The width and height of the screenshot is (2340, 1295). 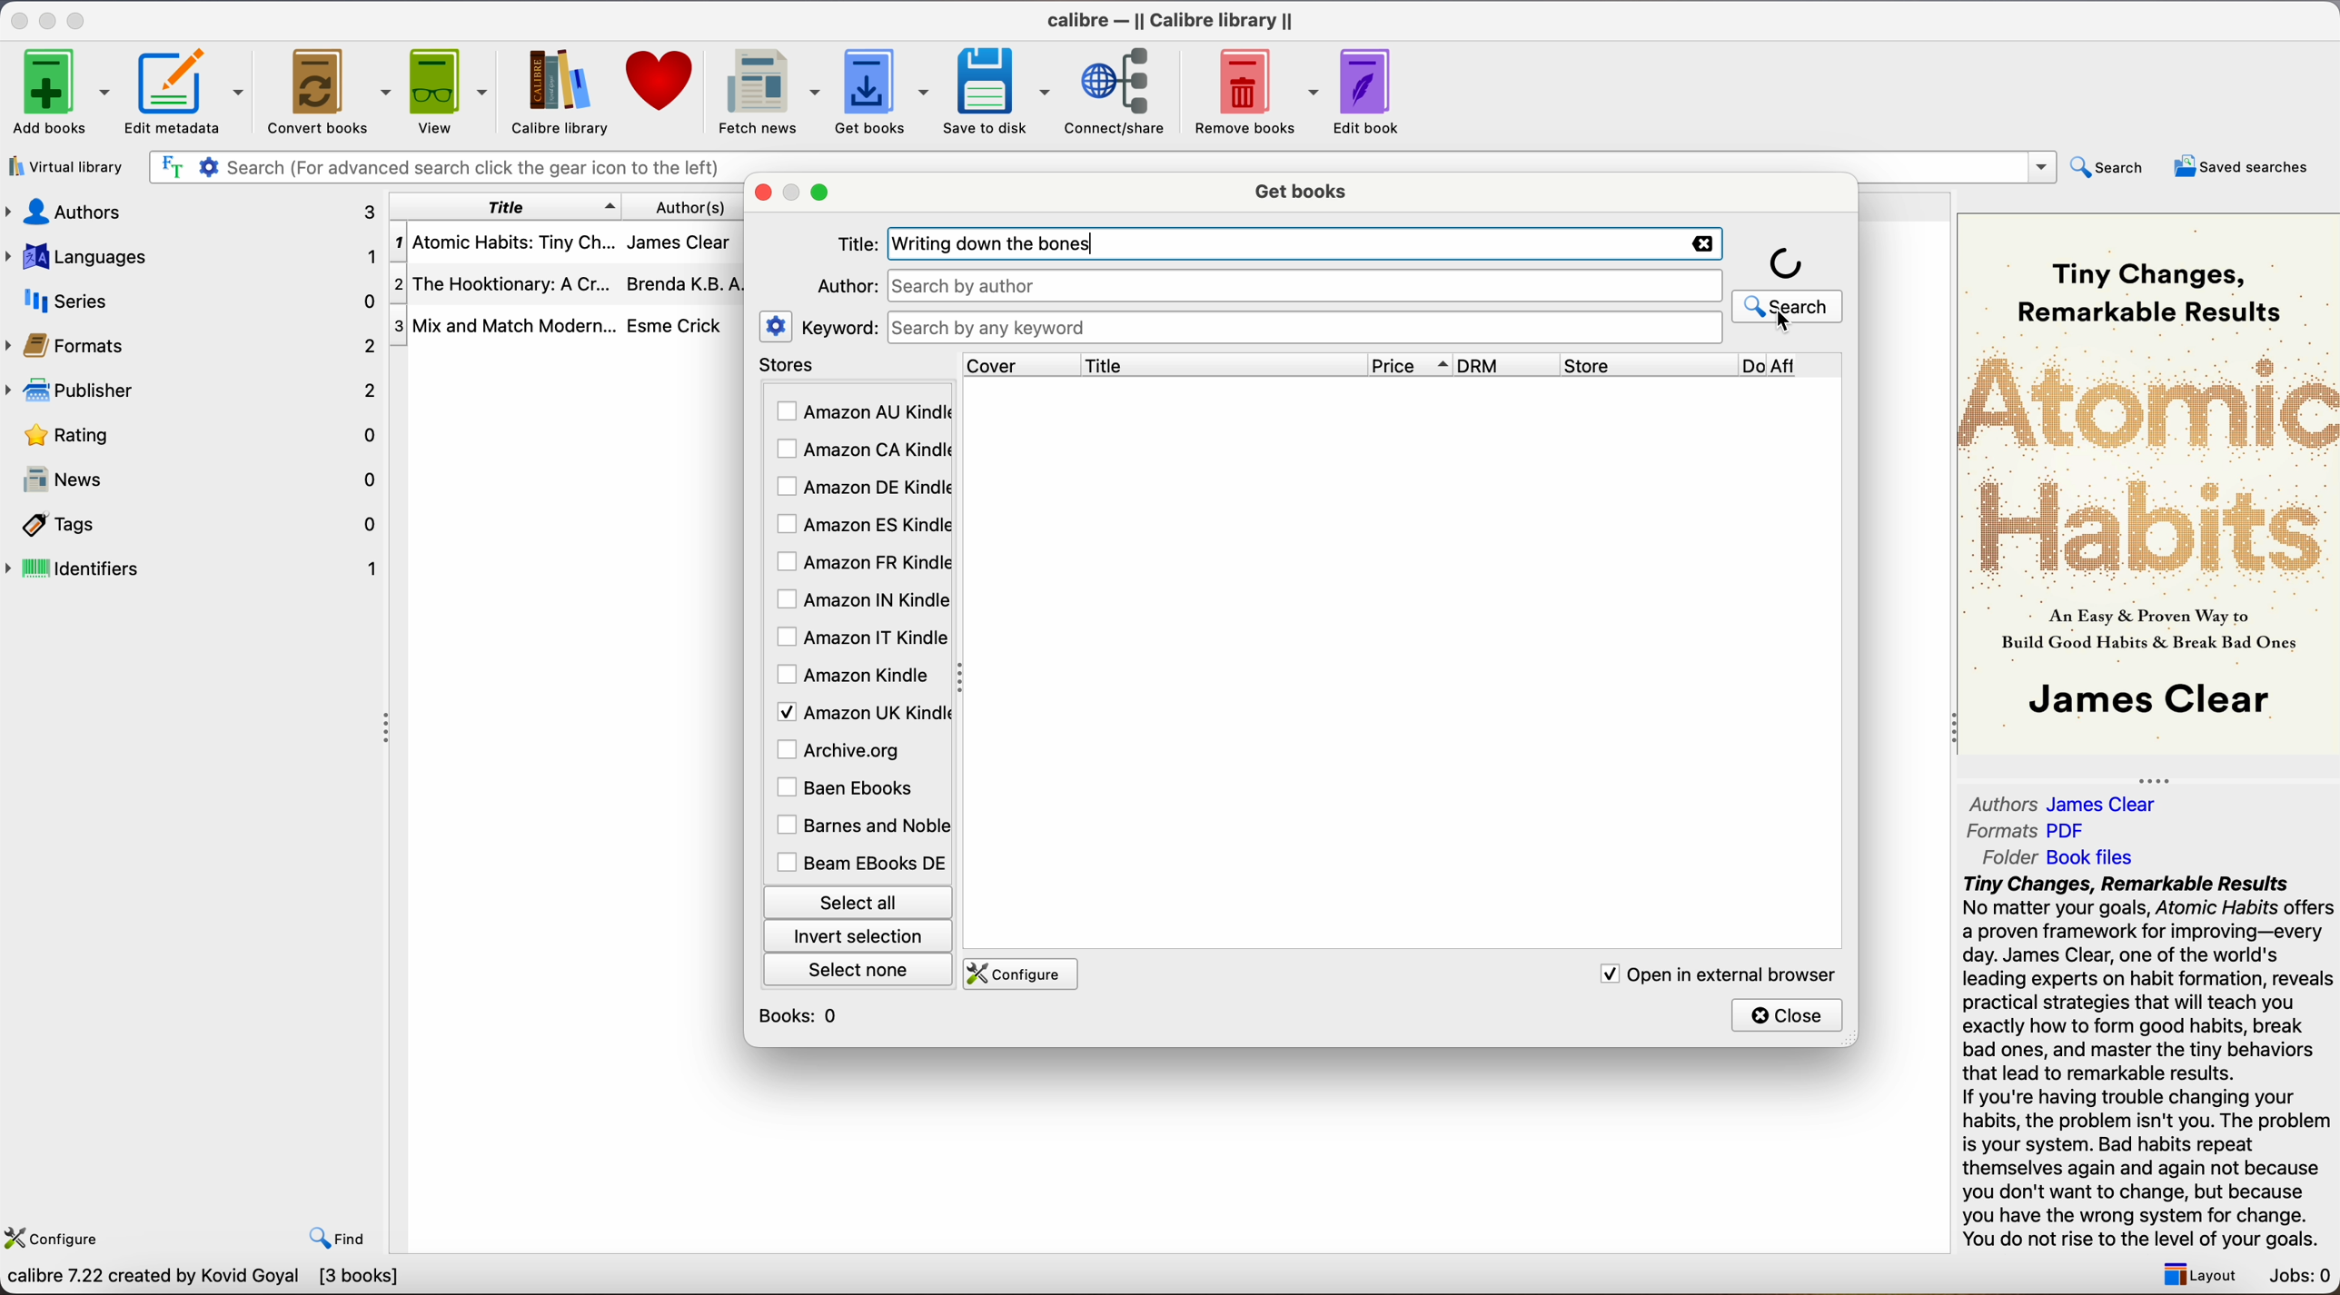 What do you see at coordinates (861, 451) in the screenshot?
I see `Amazon CA Kindle` at bounding box center [861, 451].